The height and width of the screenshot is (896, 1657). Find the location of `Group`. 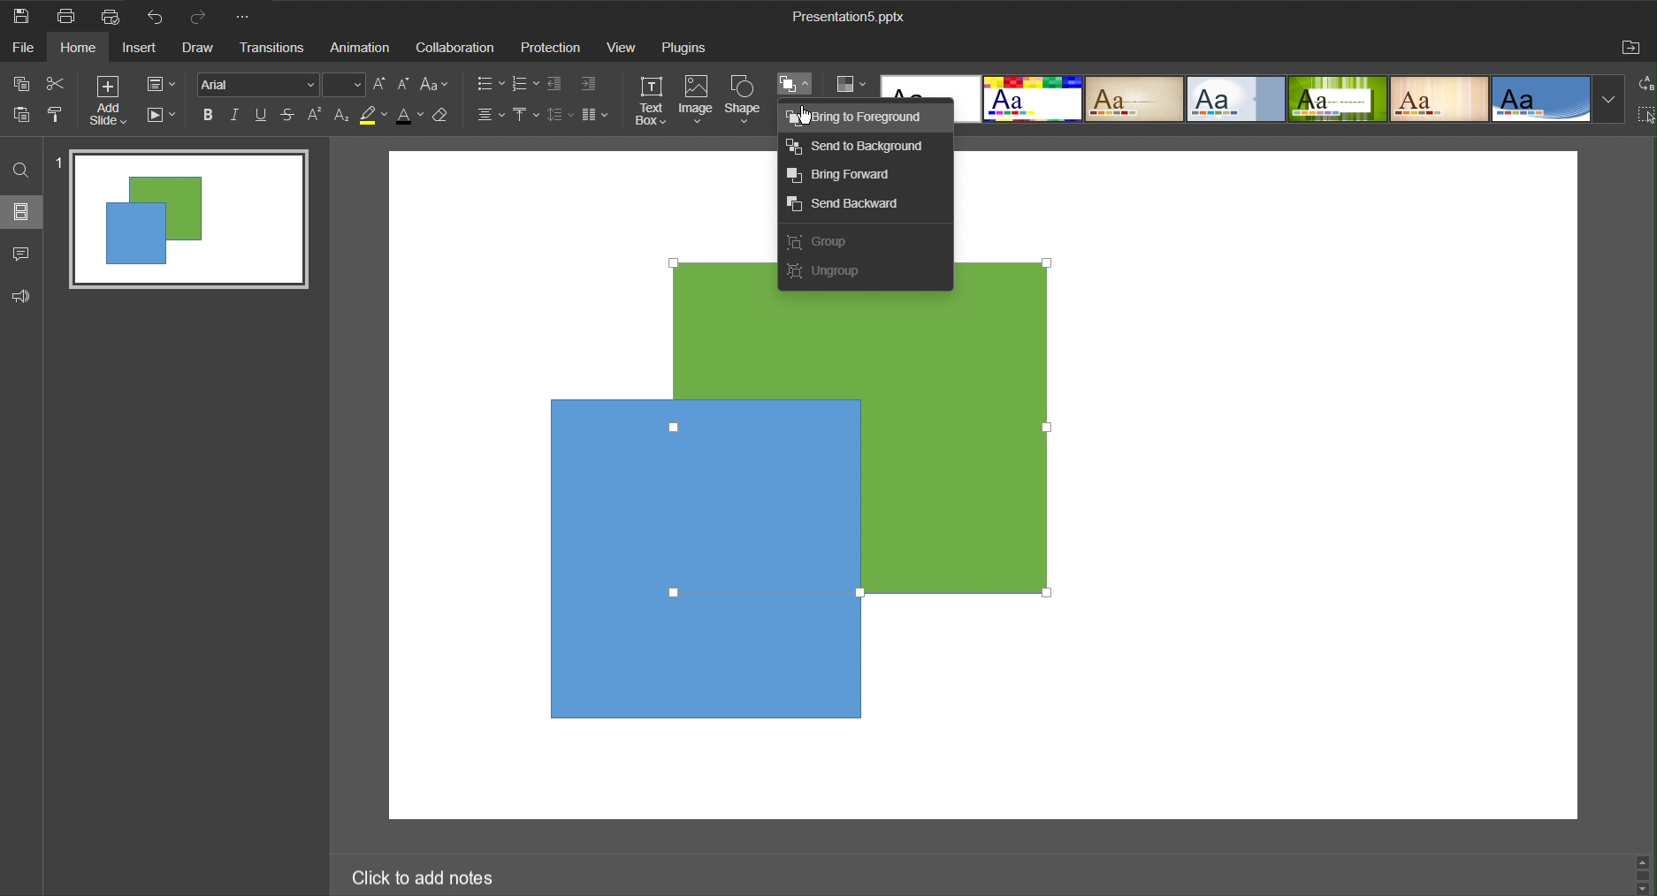

Group is located at coordinates (822, 245).